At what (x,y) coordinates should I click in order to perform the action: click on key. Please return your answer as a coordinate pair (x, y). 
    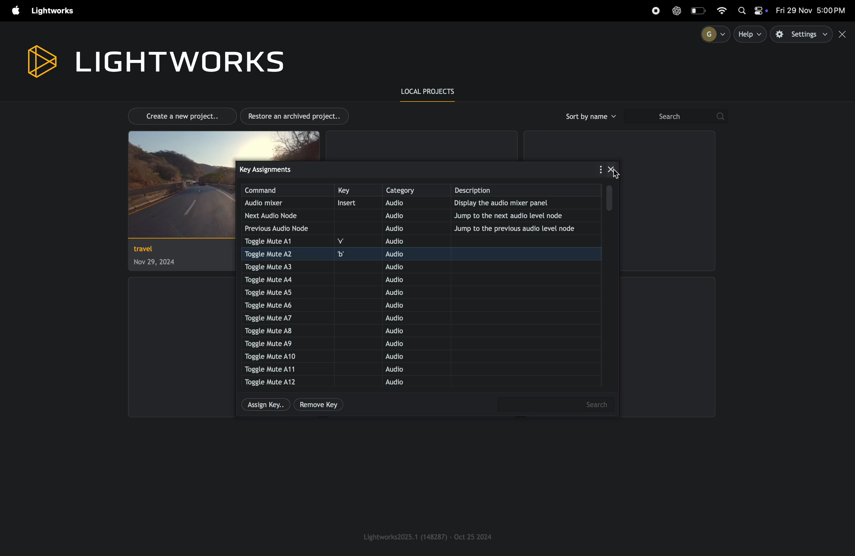
    Looking at the image, I should click on (356, 191).